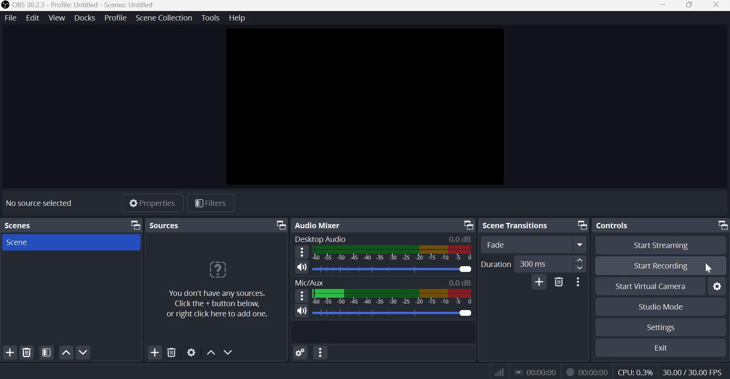 This screenshot has width=730, height=379. What do you see at coordinates (302, 252) in the screenshot?
I see `Hamburger menu` at bounding box center [302, 252].